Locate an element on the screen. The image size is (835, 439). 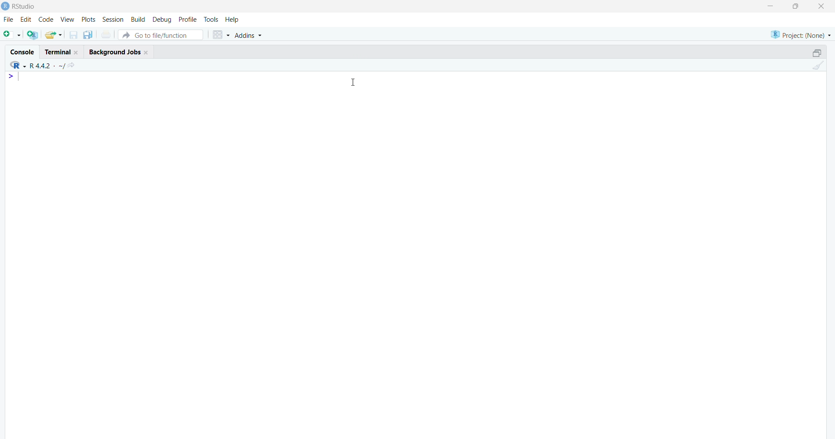
save all open documents is located at coordinates (87, 35).